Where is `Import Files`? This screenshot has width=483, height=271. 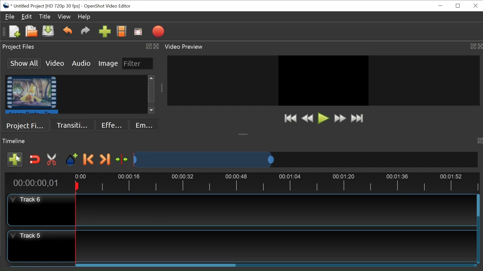 Import Files is located at coordinates (105, 31).